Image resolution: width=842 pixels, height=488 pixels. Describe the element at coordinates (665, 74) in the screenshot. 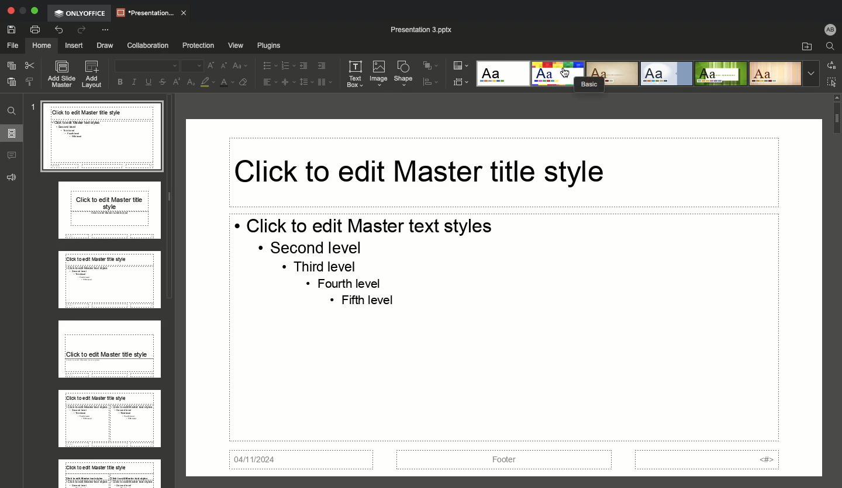

I see `Official style` at that location.